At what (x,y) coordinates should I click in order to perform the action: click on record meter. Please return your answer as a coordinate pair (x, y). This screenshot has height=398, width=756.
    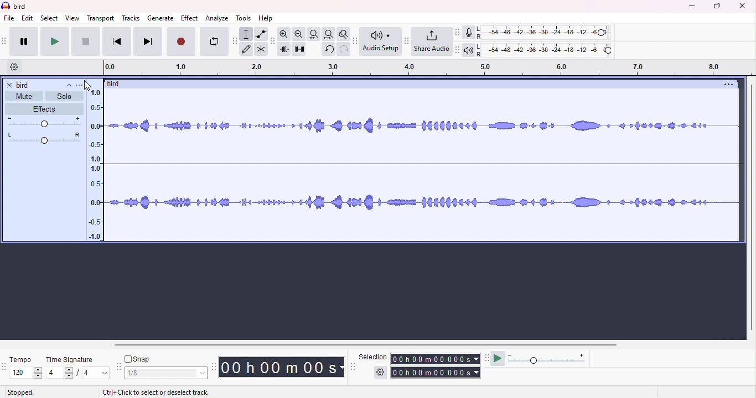
    Looking at the image, I should click on (470, 33).